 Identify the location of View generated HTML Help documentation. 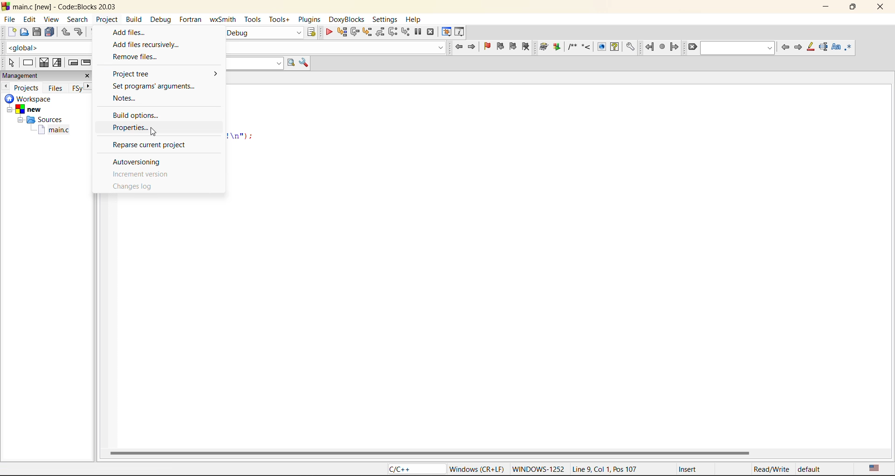
(614, 46).